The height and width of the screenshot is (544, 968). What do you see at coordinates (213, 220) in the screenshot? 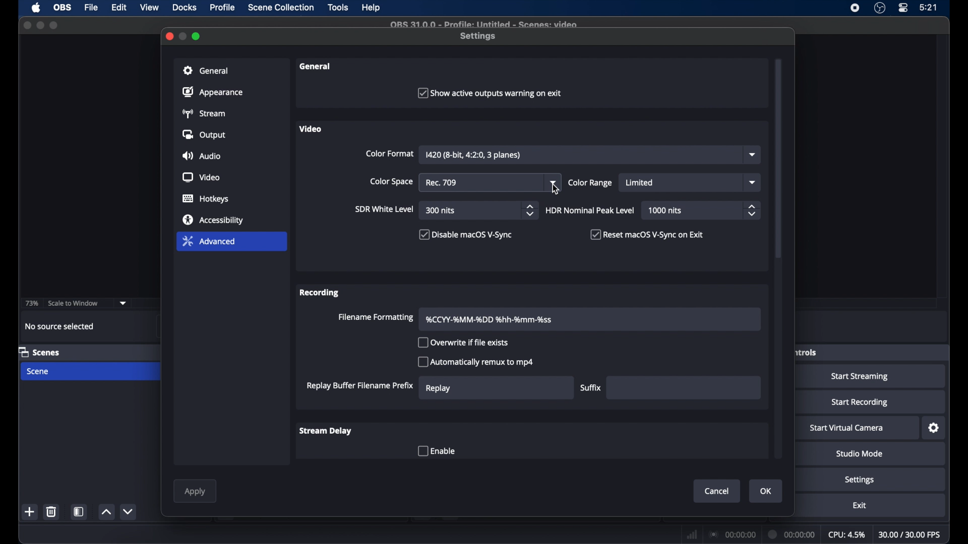
I see `accessibility` at bounding box center [213, 220].